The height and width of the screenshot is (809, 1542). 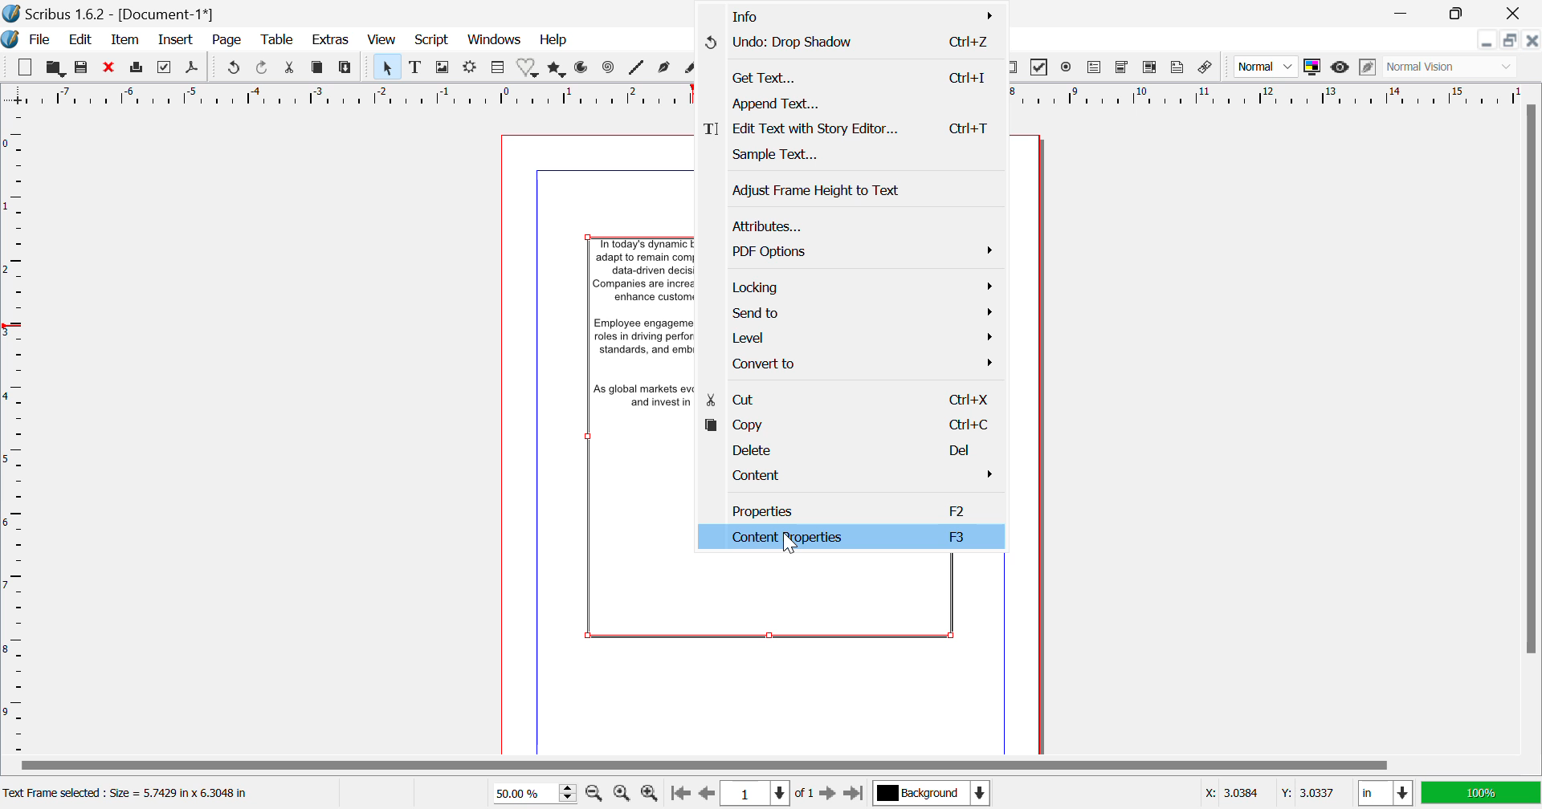 What do you see at coordinates (130, 795) in the screenshot?
I see `Text Frame selected : Size = 5.7425 in x 6.3048 in` at bounding box center [130, 795].